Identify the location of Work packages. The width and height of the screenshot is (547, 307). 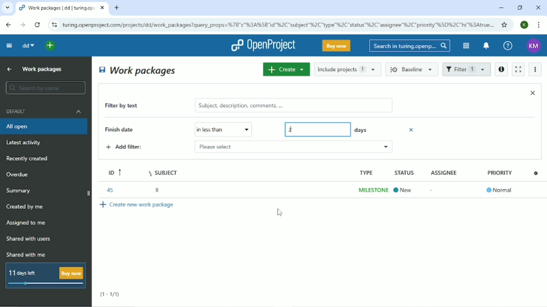
(138, 70).